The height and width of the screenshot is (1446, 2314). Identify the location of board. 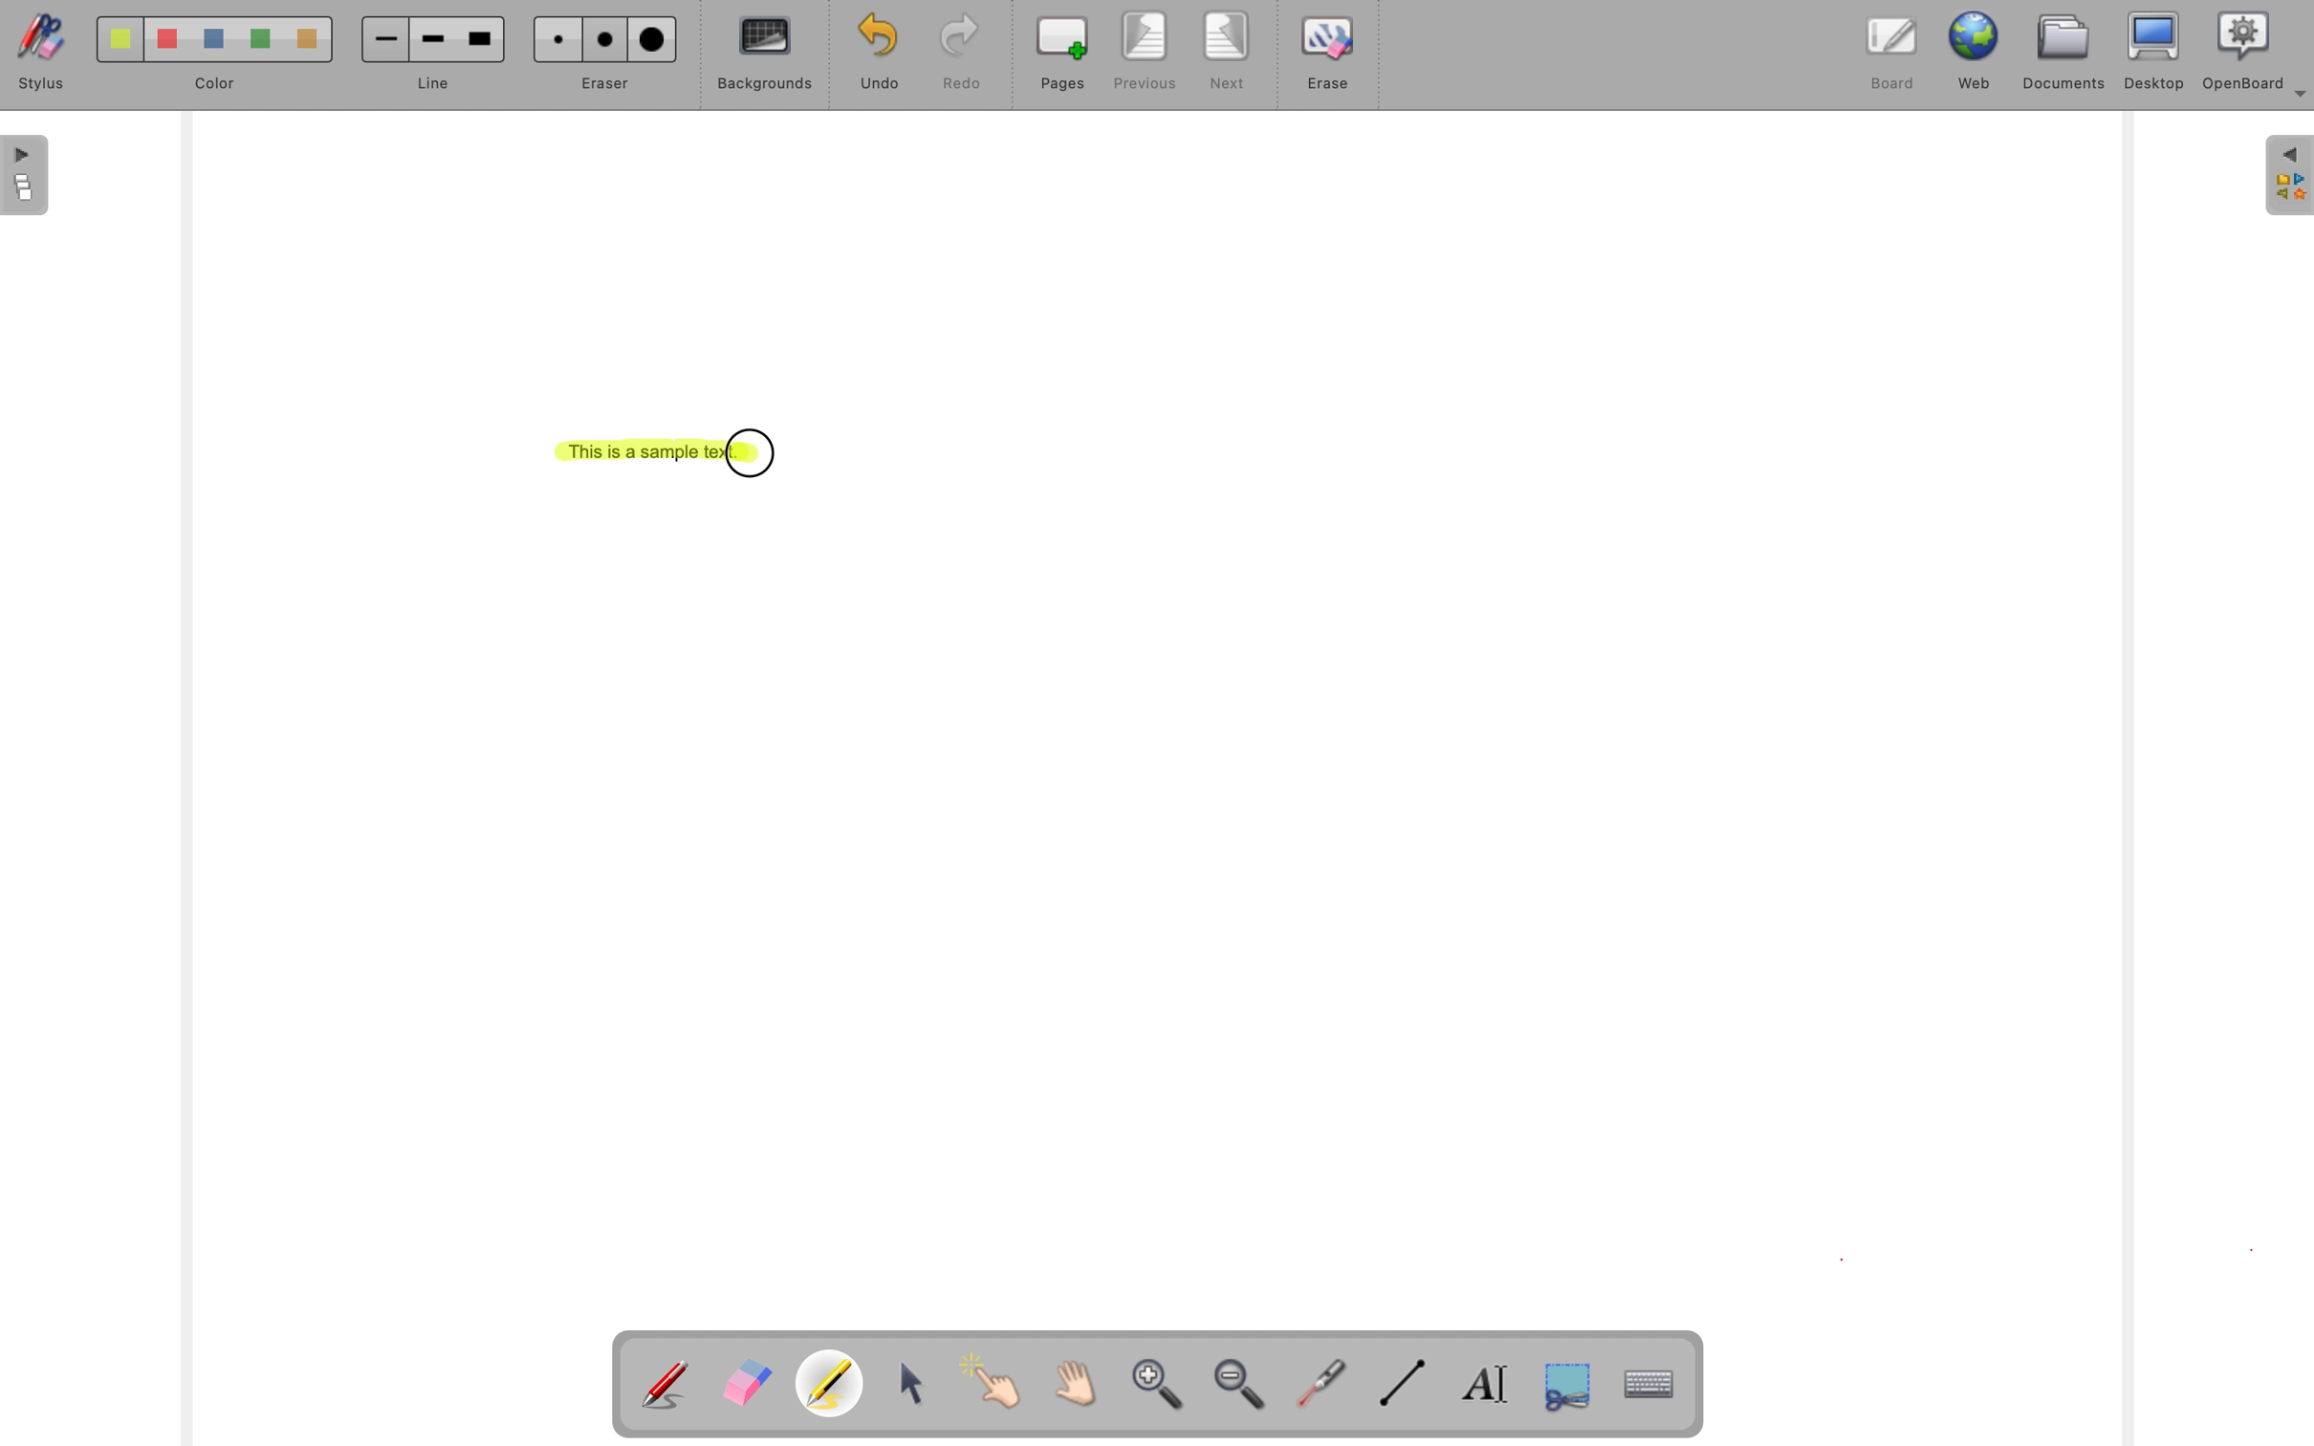
(1891, 54).